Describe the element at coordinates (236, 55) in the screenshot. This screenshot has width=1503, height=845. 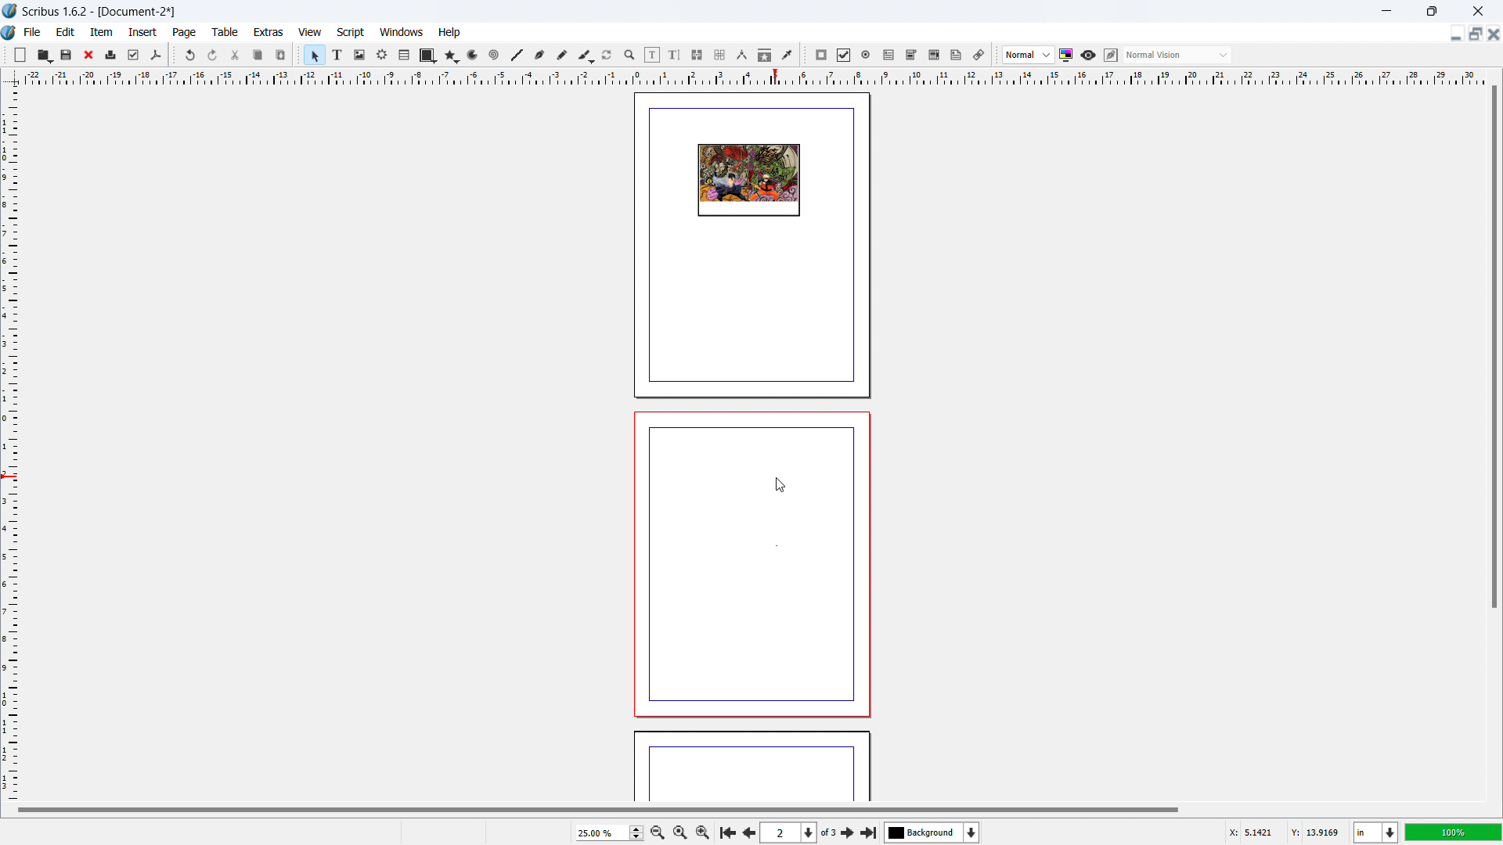
I see `cut` at that location.